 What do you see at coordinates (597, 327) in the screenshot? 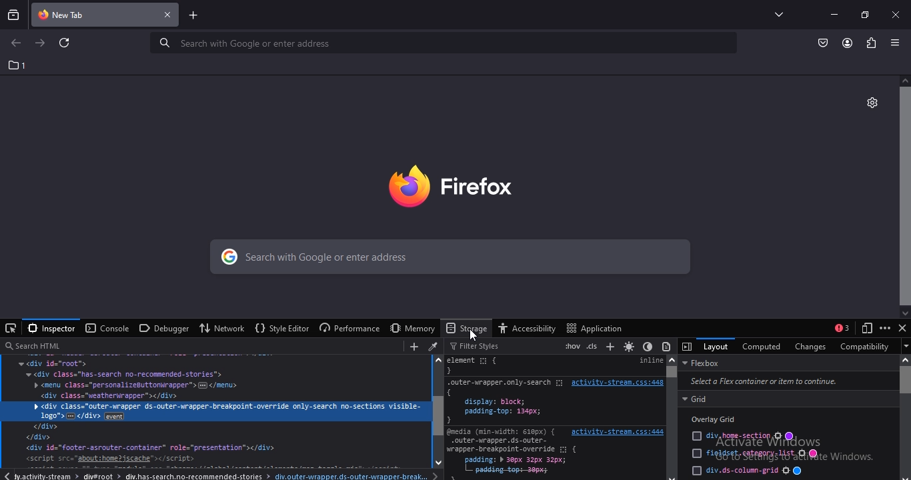
I see `application` at bounding box center [597, 327].